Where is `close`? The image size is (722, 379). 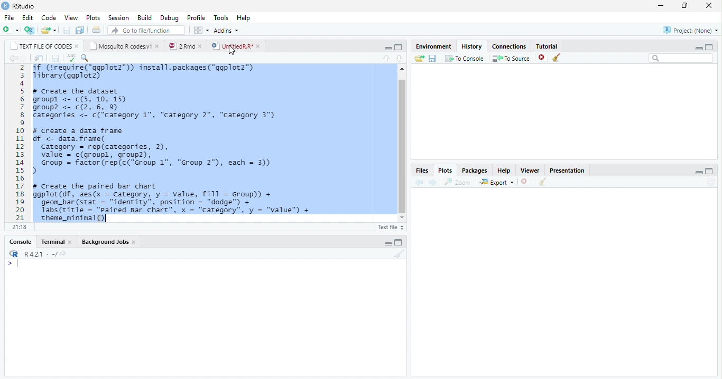
close is located at coordinates (258, 46).